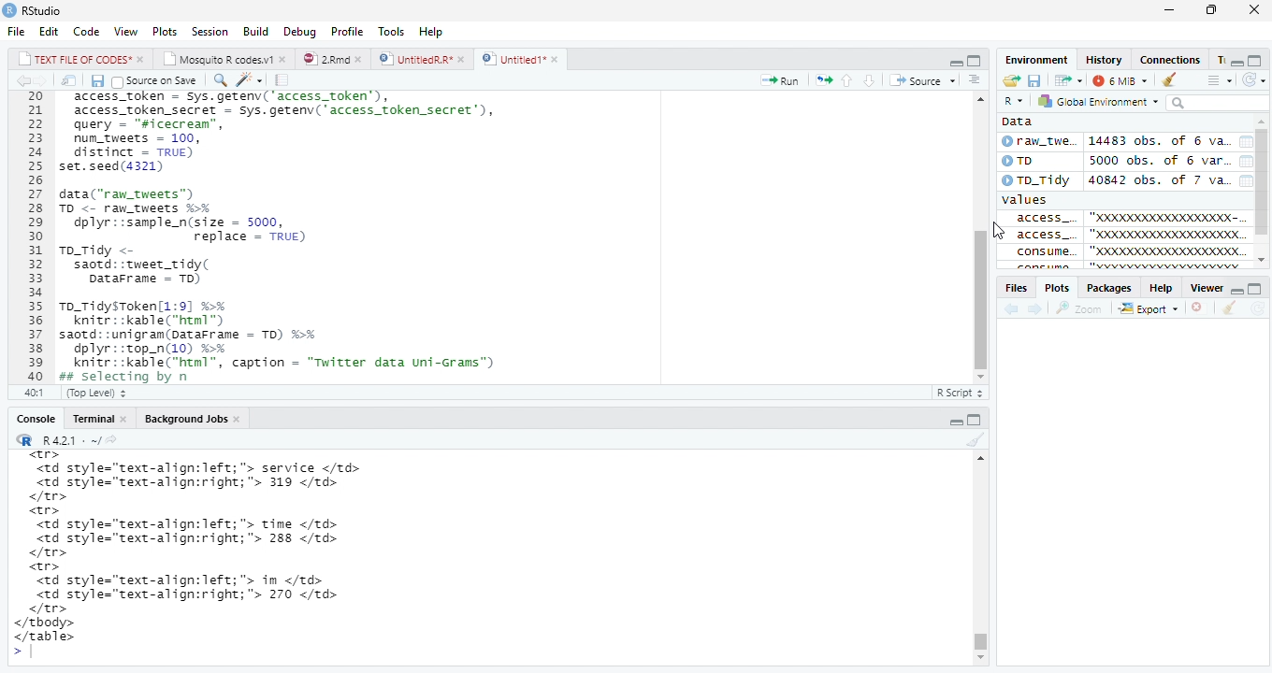 Image resolution: width=1272 pixels, height=673 pixels. What do you see at coordinates (1251, 57) in the screenshot?
I see `minimize/maximize` at bounding box center [1251, 57].